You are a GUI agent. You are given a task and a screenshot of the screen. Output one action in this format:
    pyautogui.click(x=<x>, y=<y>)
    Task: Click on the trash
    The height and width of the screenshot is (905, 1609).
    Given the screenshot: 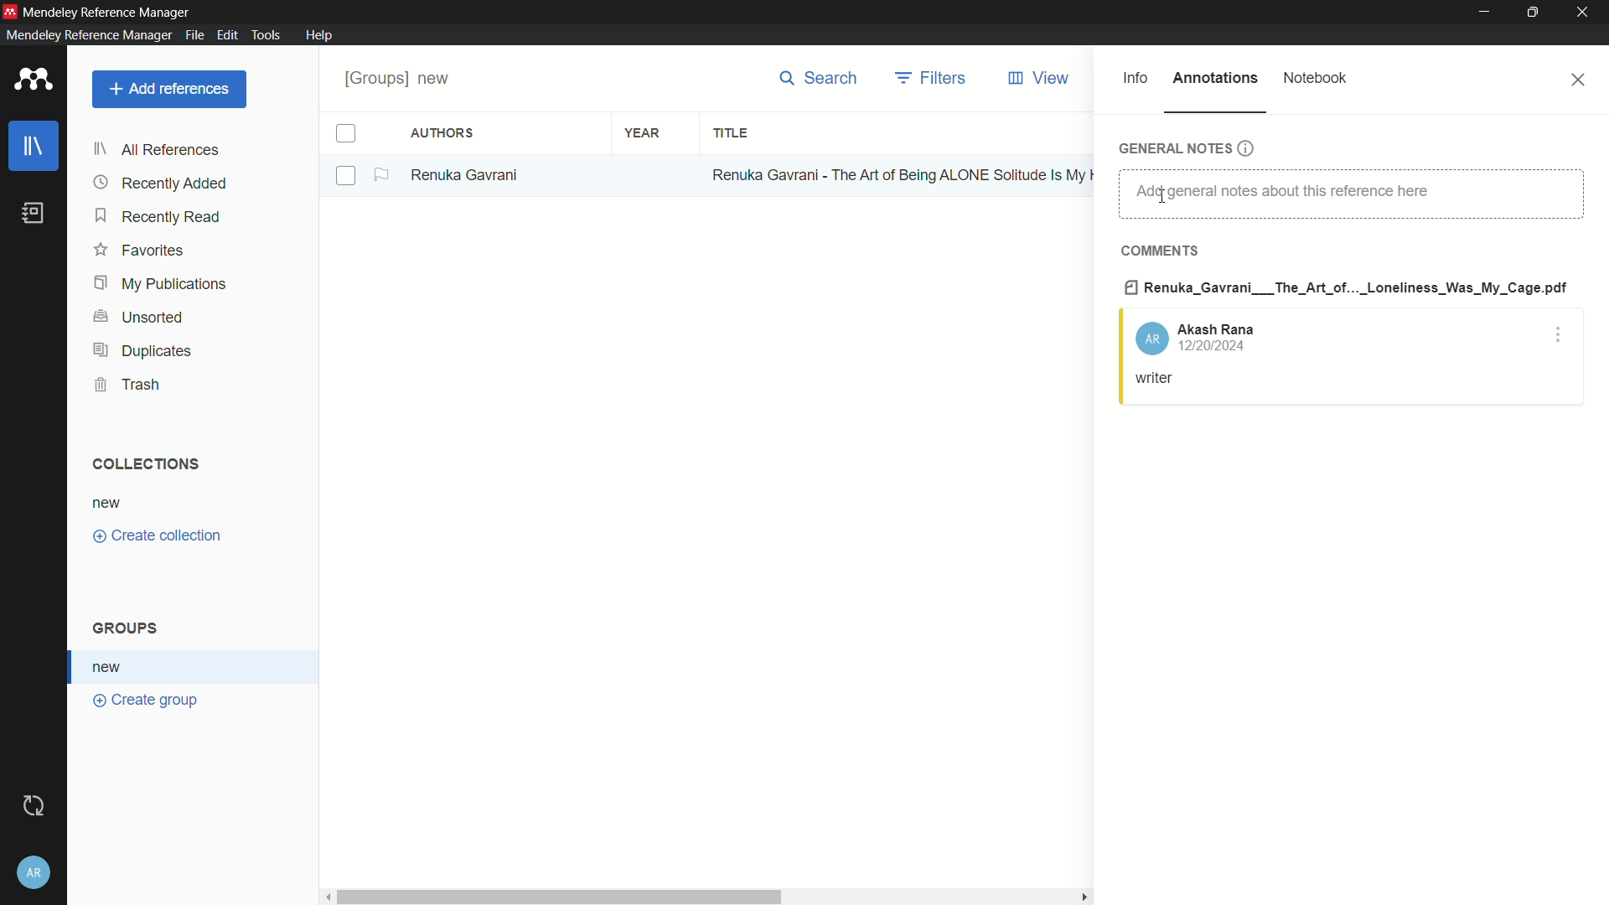 What is the action you would take?
    pyautogui.click(x=127, y=385)
    